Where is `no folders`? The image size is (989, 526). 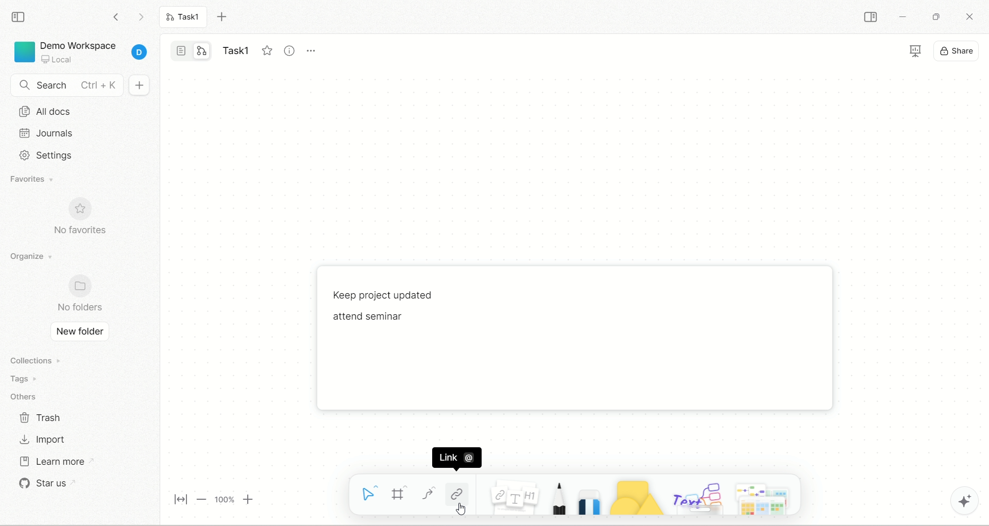
no folders is located at coordinates (82, 293).